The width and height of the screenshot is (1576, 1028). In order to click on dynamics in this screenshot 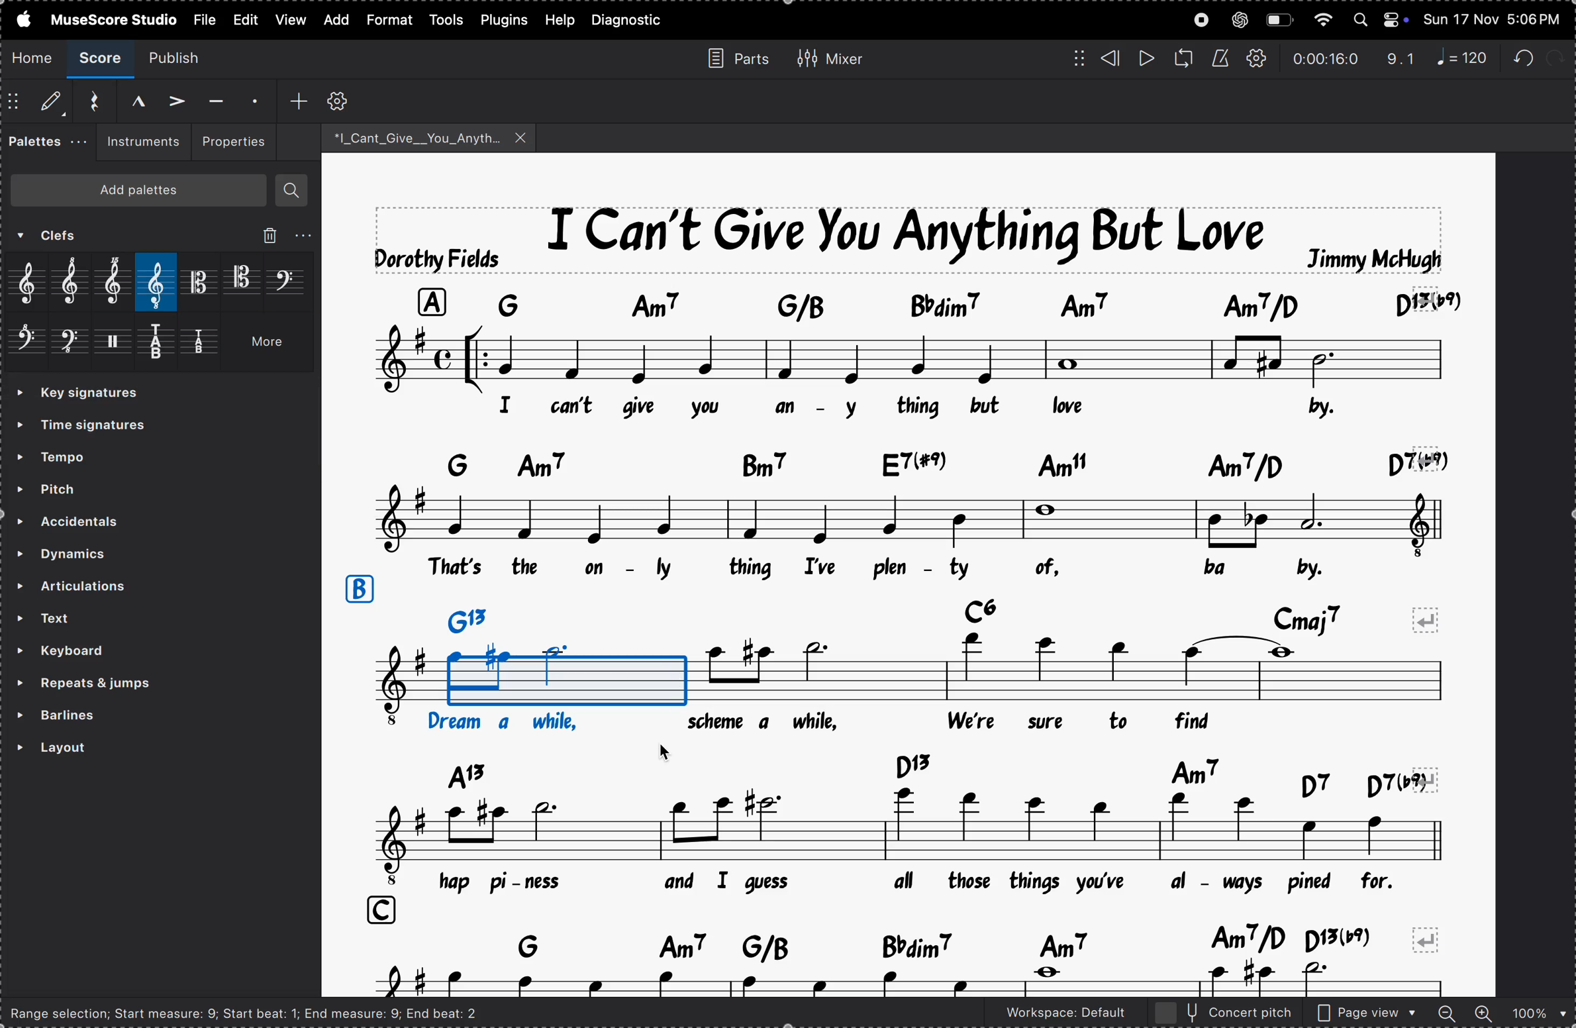, I will do `click(109, 550)`.